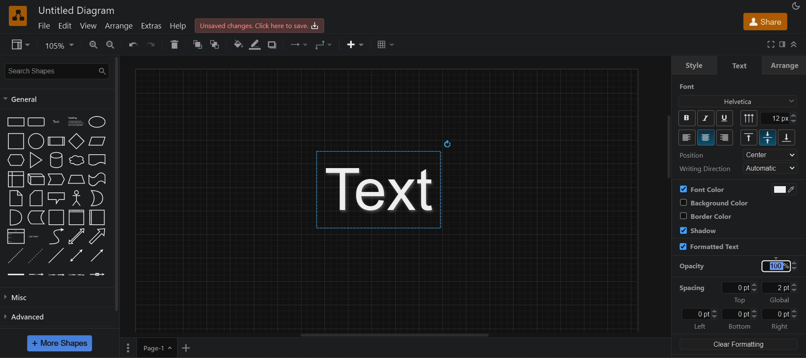 This screenshot has width=806, height=358. Describe the element at coordinates (273, 44) in the screenshot. I see `shadow` at that location.